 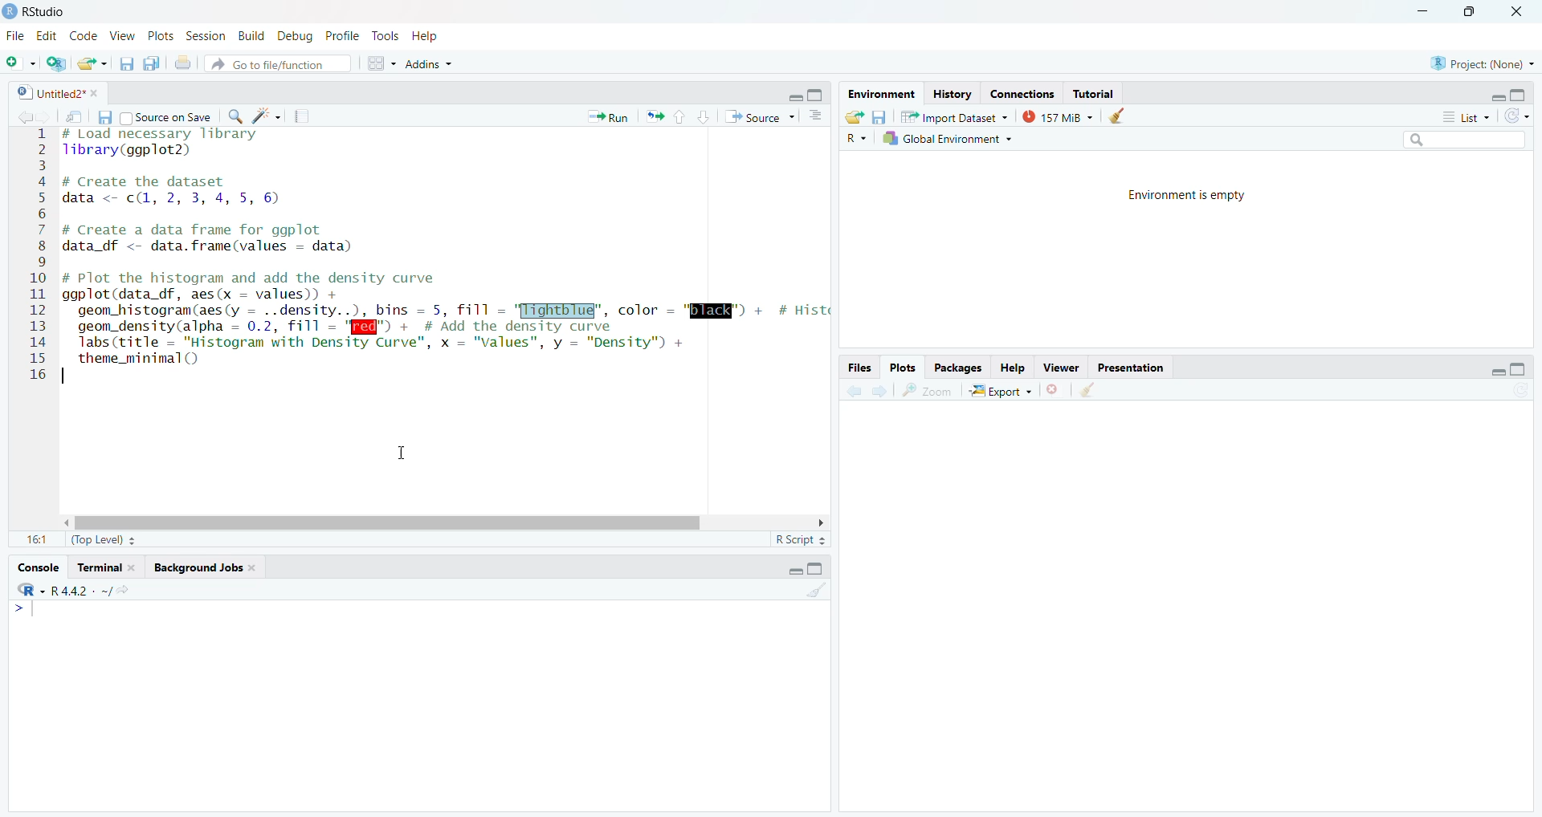 I want to click on open an existing file, so click(x=88, y=65).